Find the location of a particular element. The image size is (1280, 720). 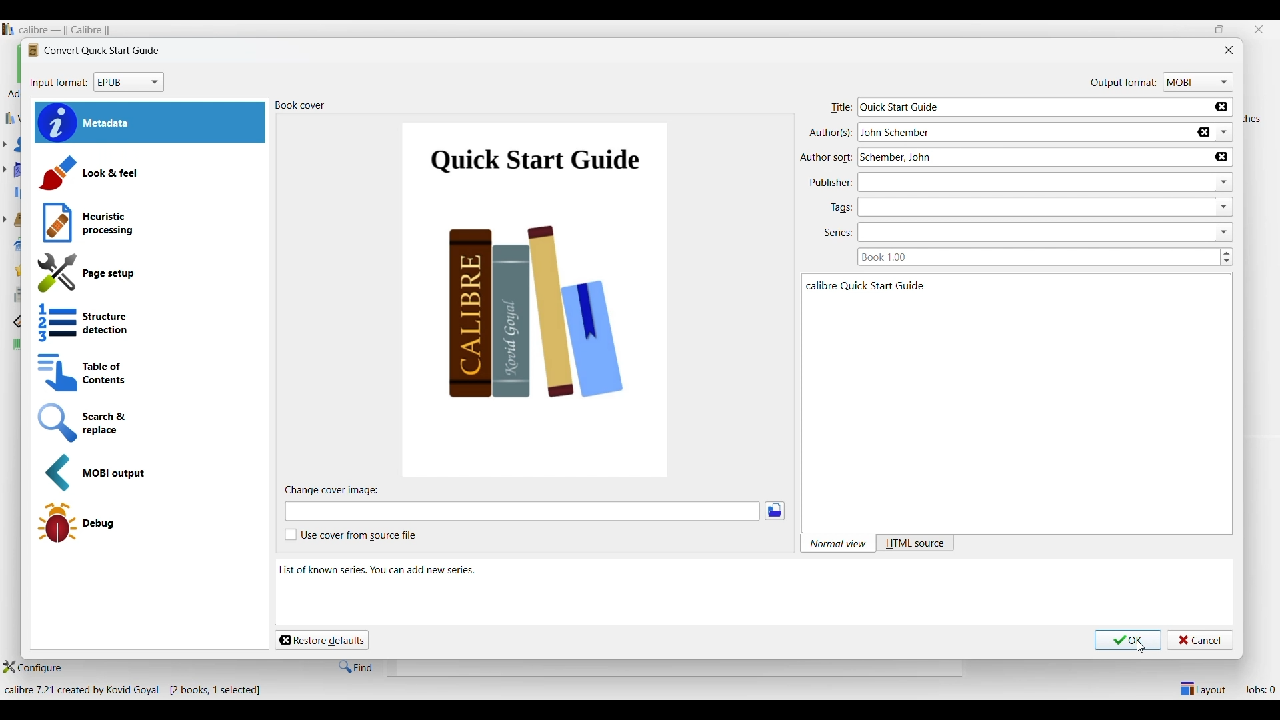

Details of selected book is located at coordinates (977, 340).